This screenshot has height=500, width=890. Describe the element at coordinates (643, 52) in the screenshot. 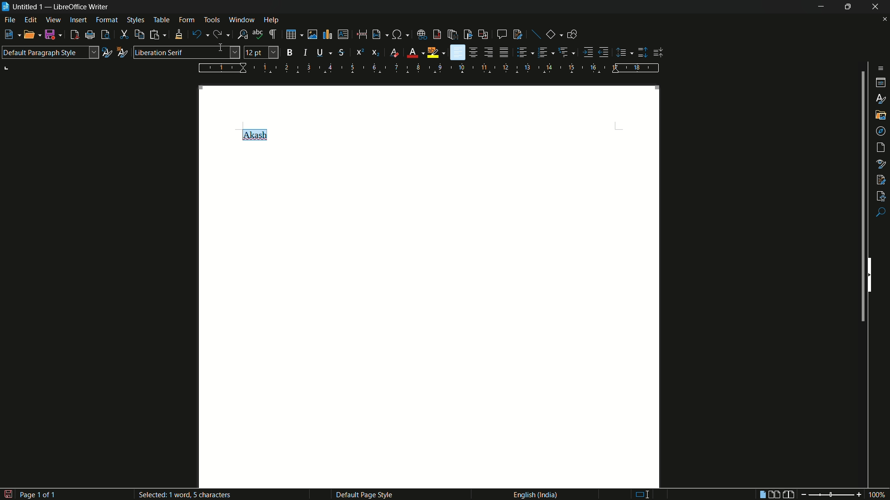

I see `increase paragraph spacing` at that location.